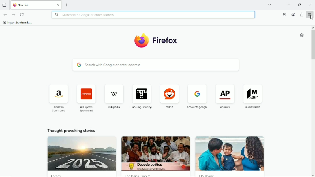  I want to click on the indian express image, so click(156, 153).